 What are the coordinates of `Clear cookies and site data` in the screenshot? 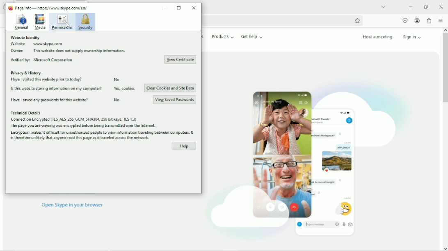 It's located at (170, 88).